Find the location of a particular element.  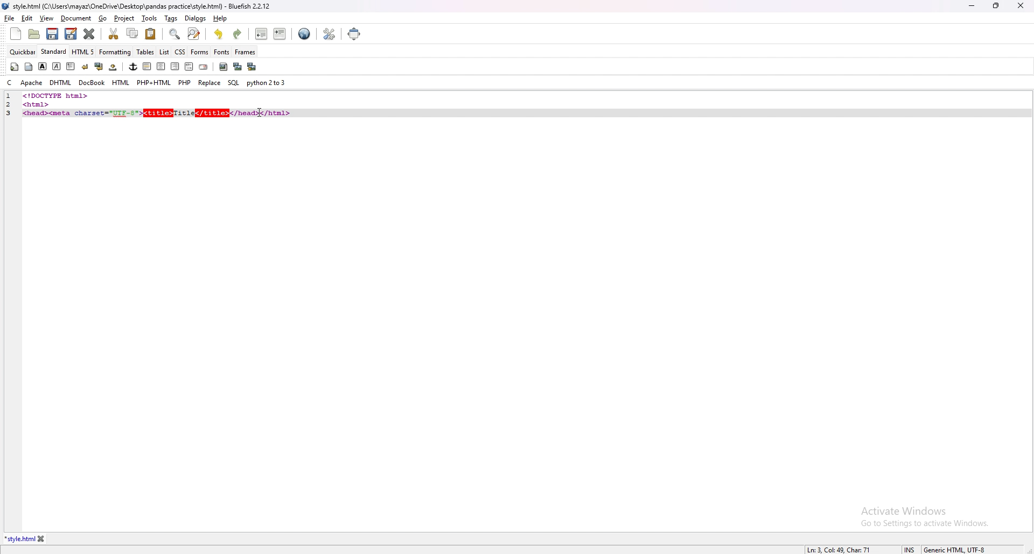

copy is located at coordinates (133, 33).